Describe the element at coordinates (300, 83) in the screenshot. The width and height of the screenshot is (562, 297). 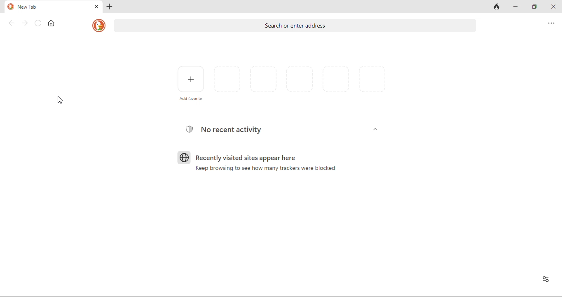
I see `favorites` at that location.